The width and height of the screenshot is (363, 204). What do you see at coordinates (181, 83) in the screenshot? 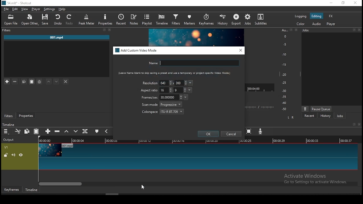
I see `height` at bounding box center [181, 83].